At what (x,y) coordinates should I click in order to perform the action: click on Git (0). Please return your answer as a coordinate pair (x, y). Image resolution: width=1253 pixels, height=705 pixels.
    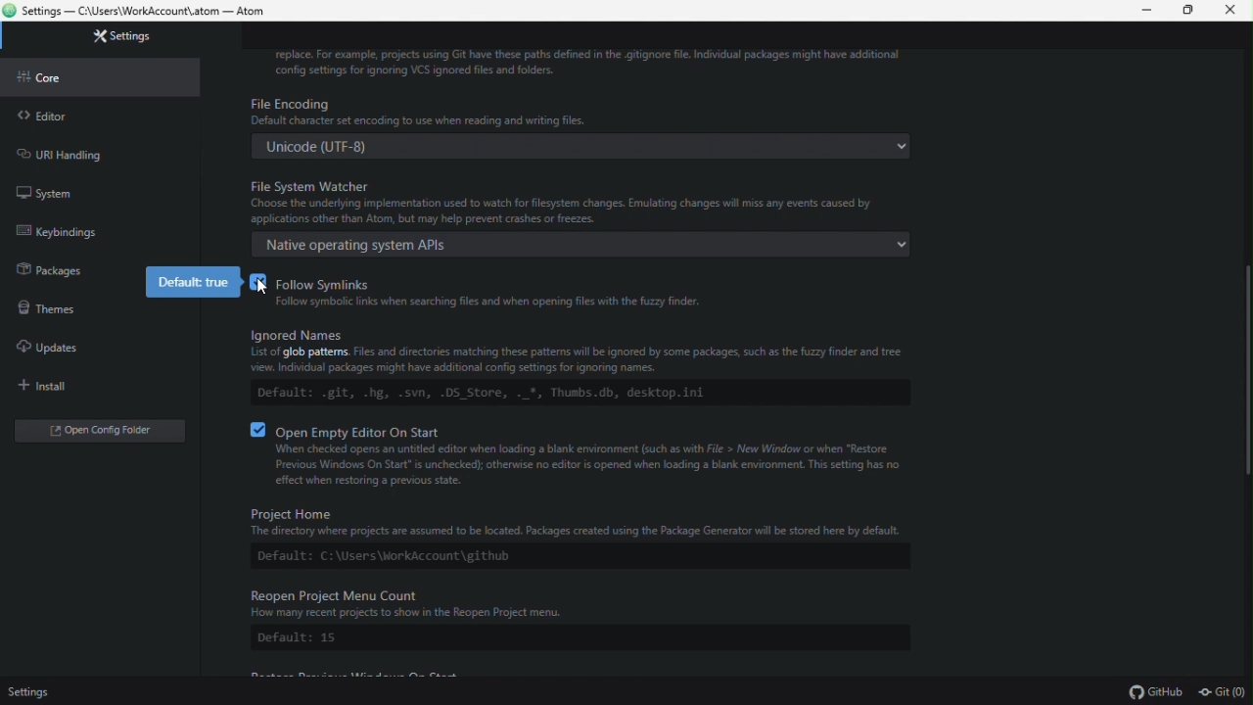
    Looking at the image, I should click on (1222, 693).